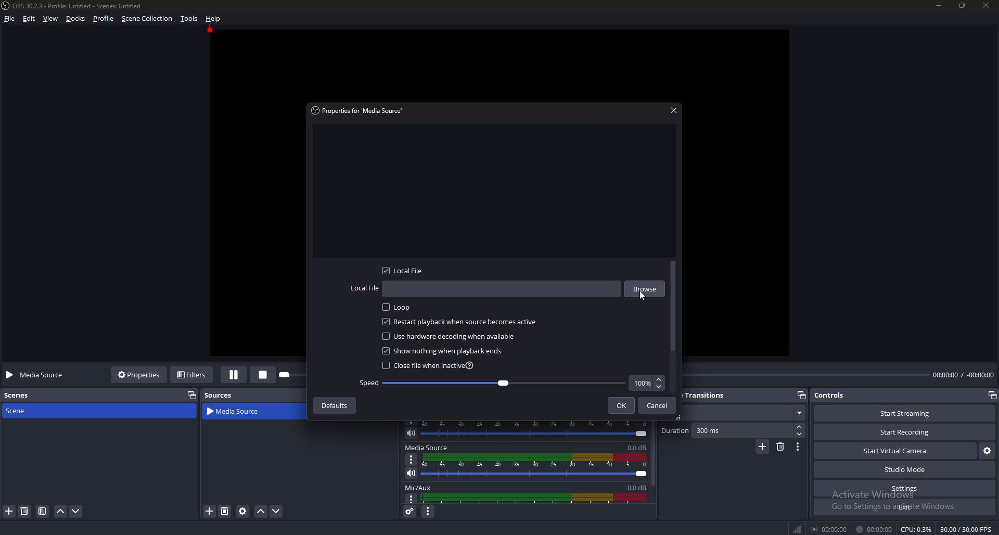 The height and width of the screenshot is (535, 999). I want to click on No source selected, so click(38, 375).